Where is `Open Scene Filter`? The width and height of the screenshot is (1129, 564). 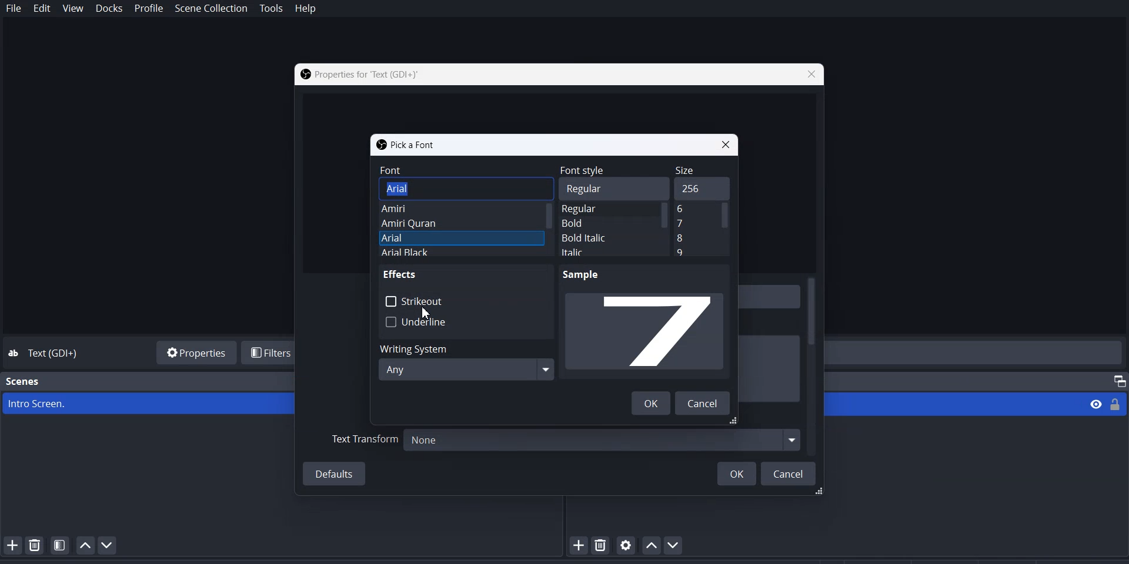
Open Scene Filter is located at coordinates (60, 545).